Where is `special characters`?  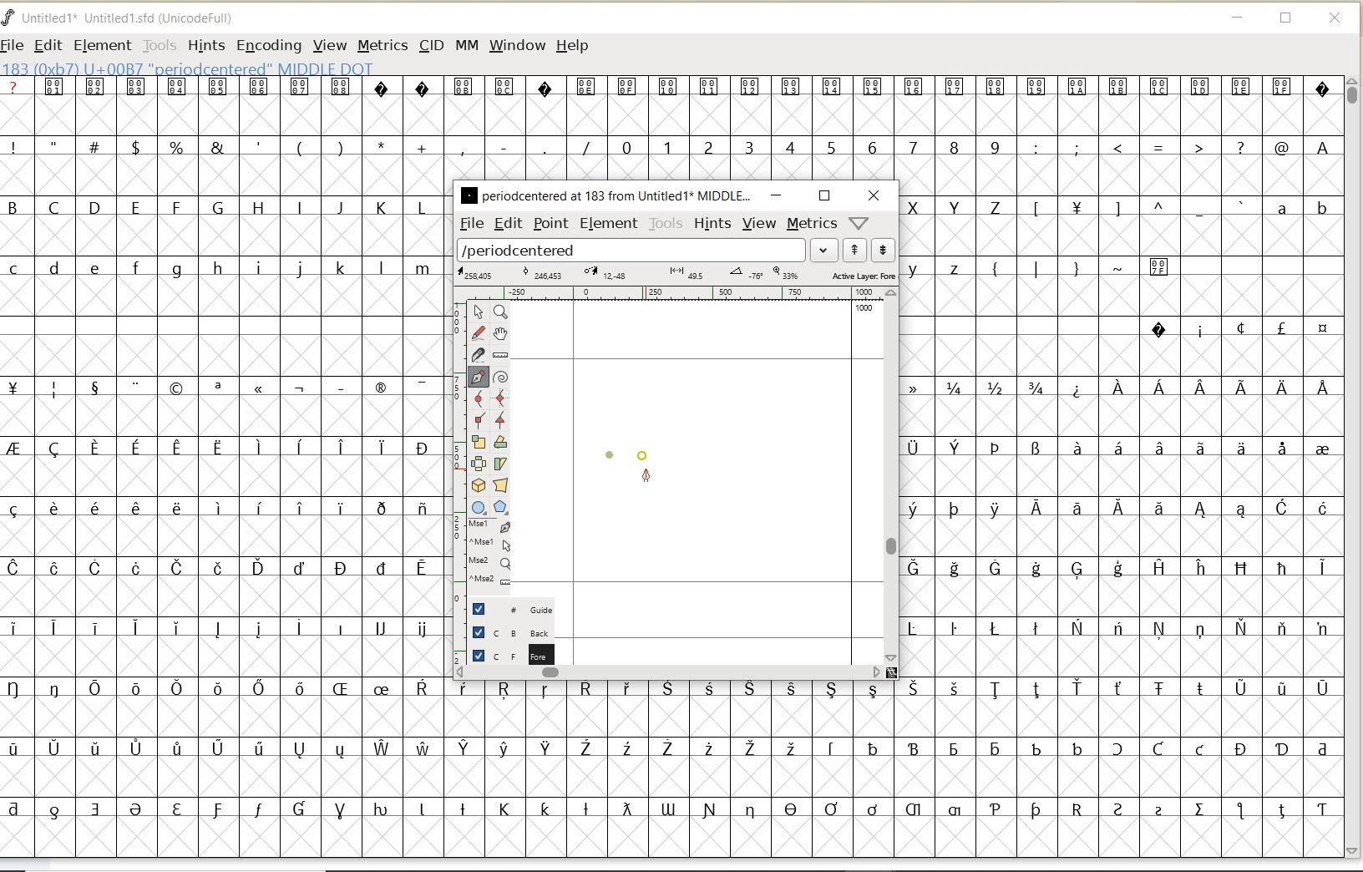 special characters is located at coordinates (1123, 522).